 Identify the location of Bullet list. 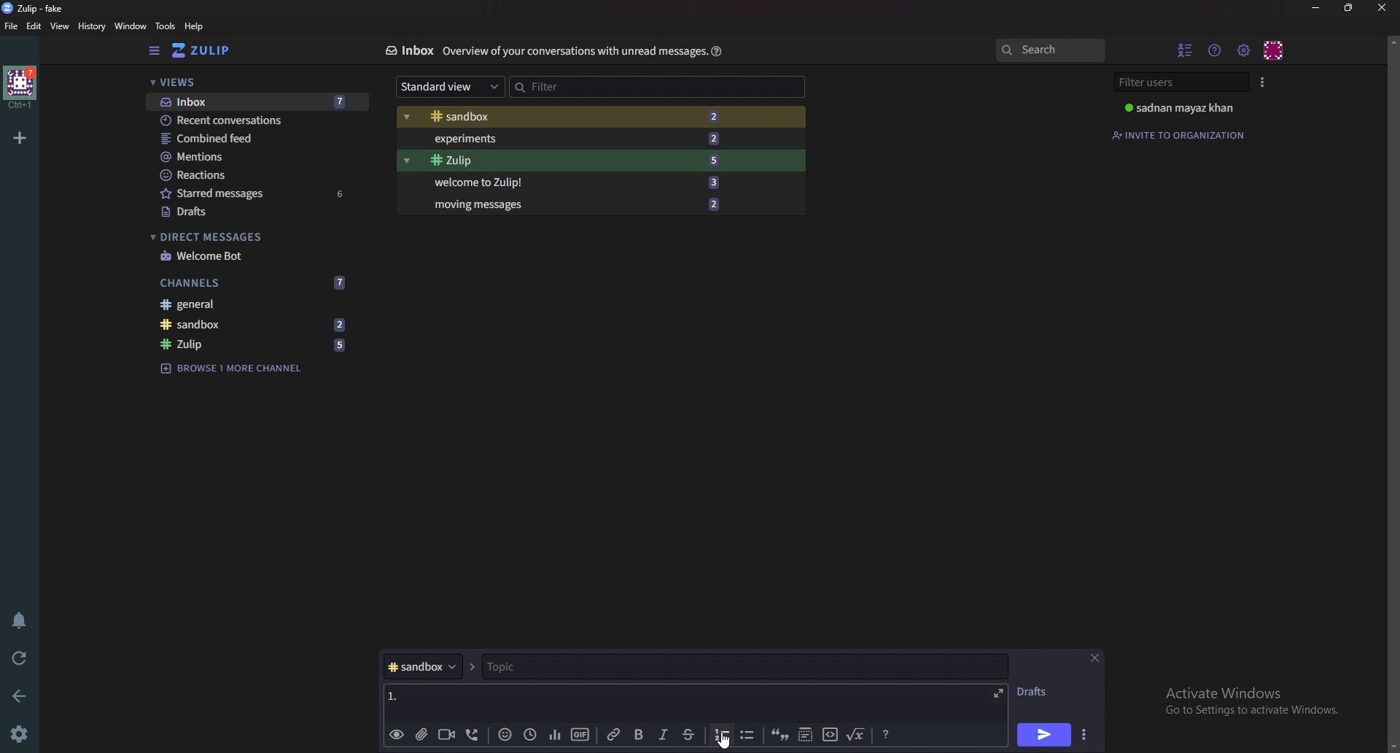
(747, 735).